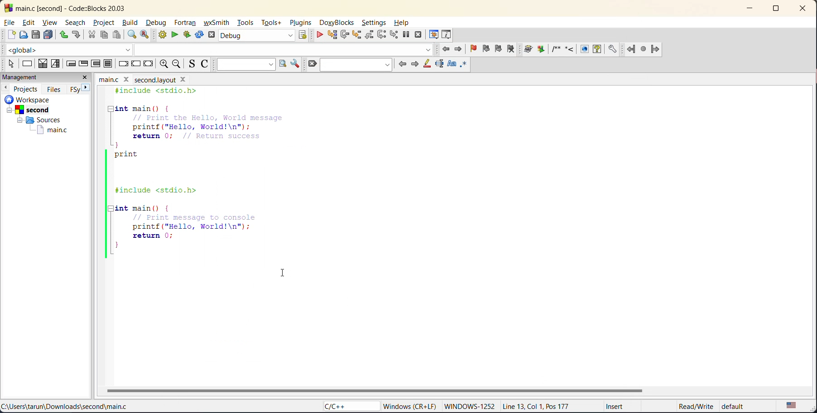 This screenshot has height=413, width=817. Describe the element at coordinates (200, 35) in the screenshot. I see `rebuild` at that location.